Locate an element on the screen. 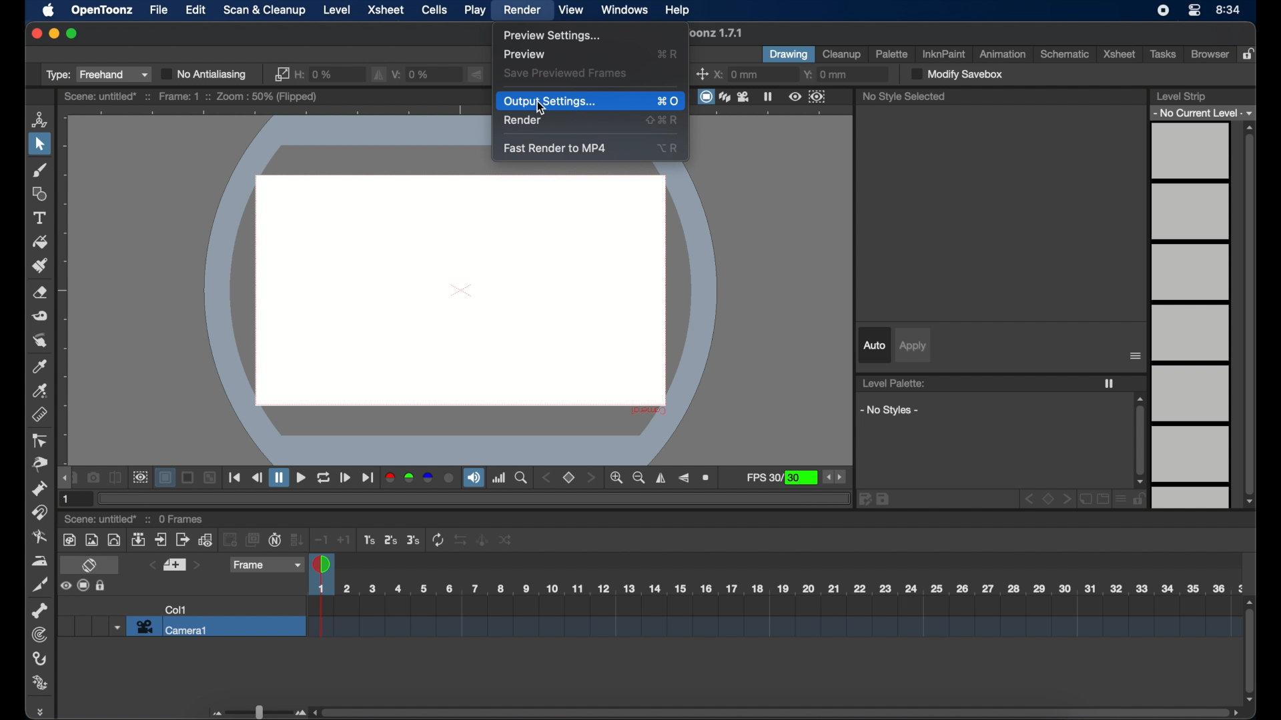  auto is located at coordinates (874, 345).